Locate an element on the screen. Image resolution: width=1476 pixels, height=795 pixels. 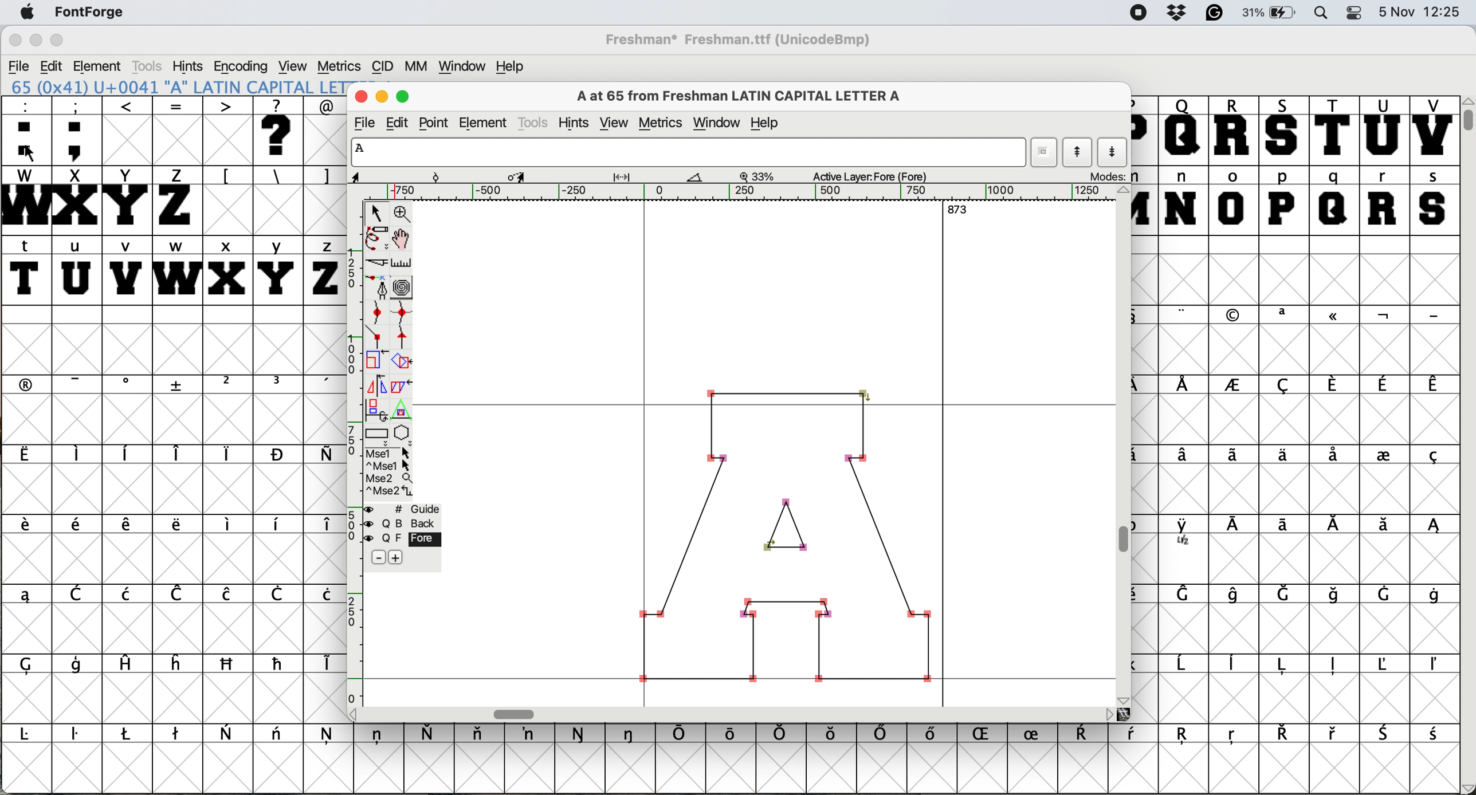
symbol is located at coordinates (81, 384).